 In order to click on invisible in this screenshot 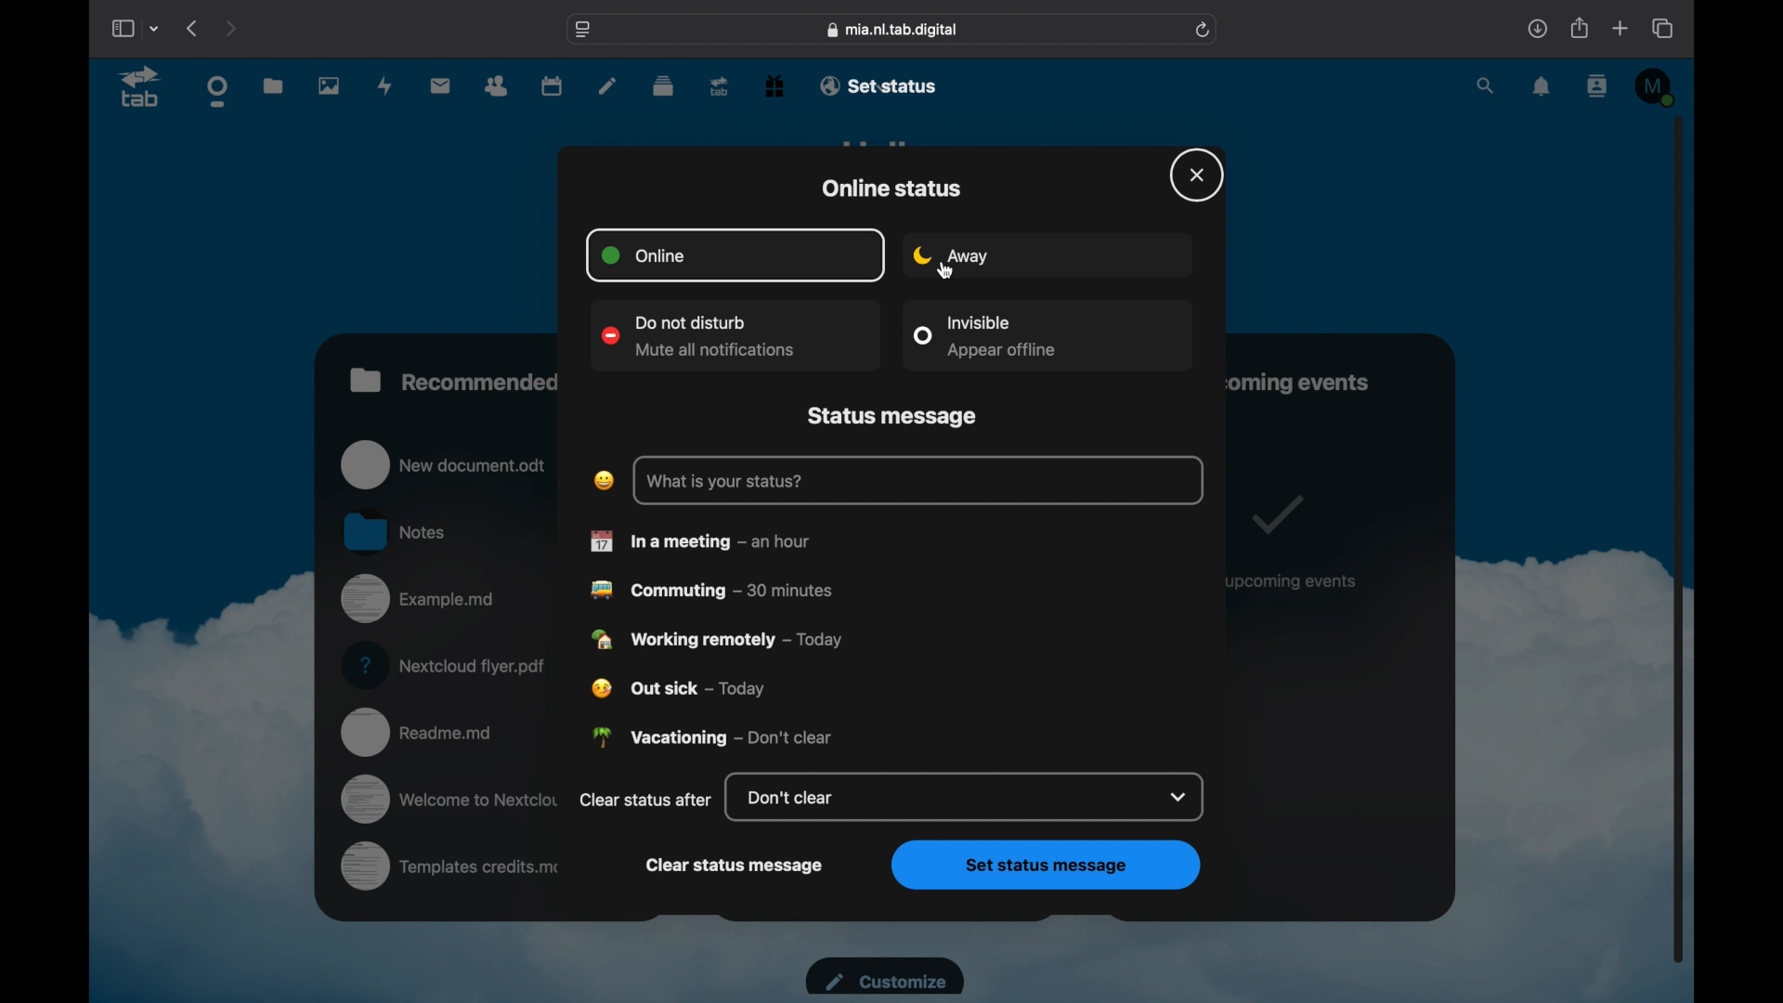, I will do `click(985, 335)`.